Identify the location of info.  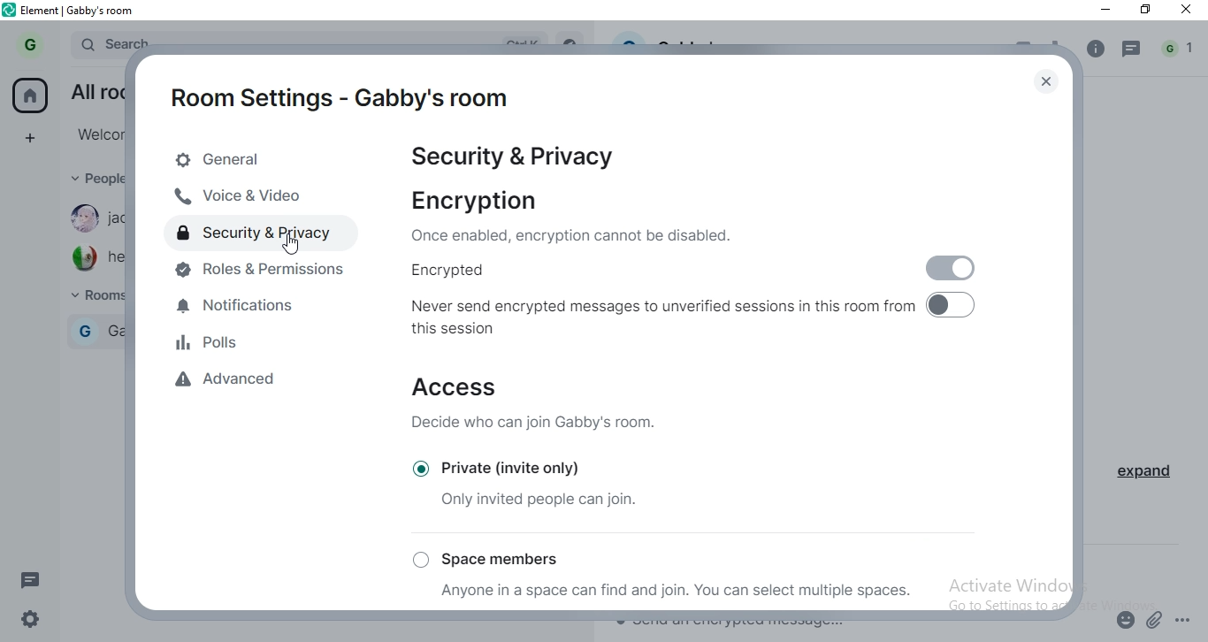
(1094, 50).